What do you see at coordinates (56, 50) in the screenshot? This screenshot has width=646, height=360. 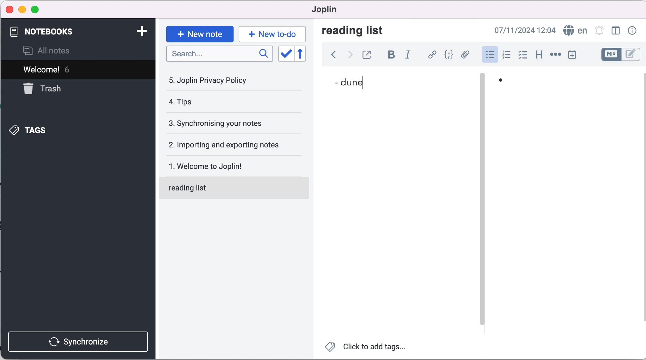 I see `all notes` at bounding box center [56, 50].